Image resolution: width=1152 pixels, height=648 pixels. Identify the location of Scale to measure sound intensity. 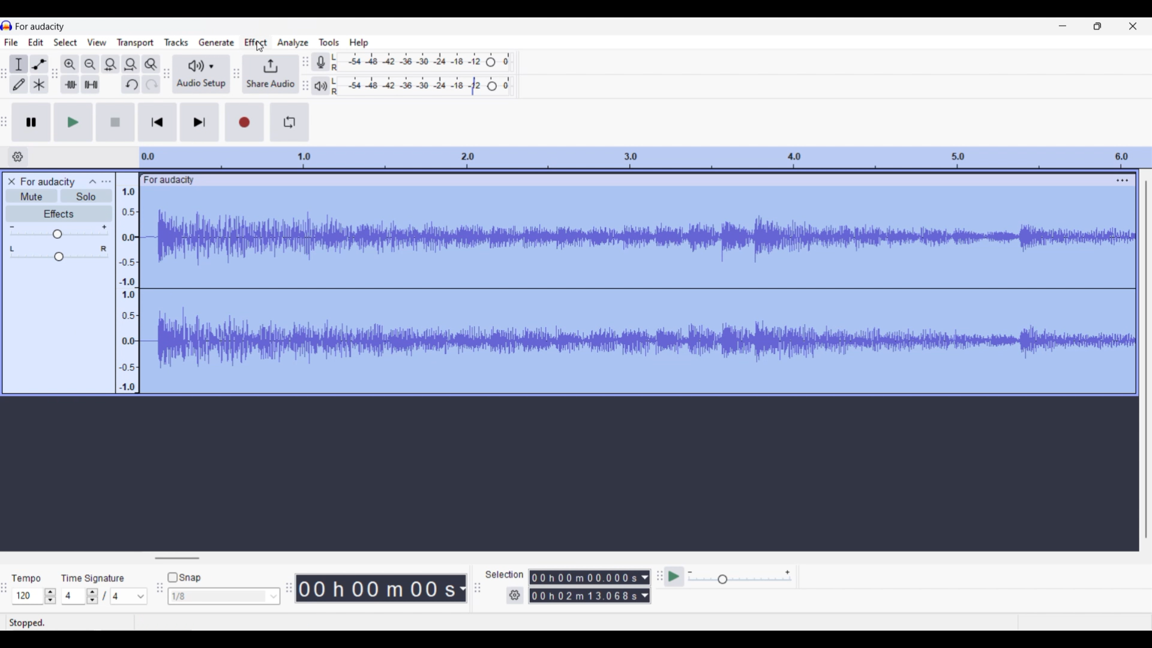
(127, 290).